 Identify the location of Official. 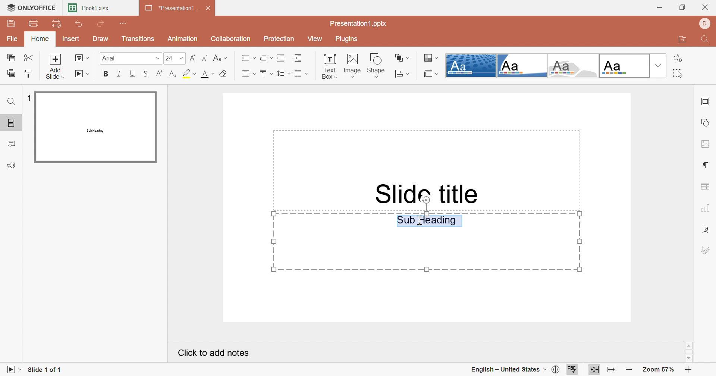
(624, 65).